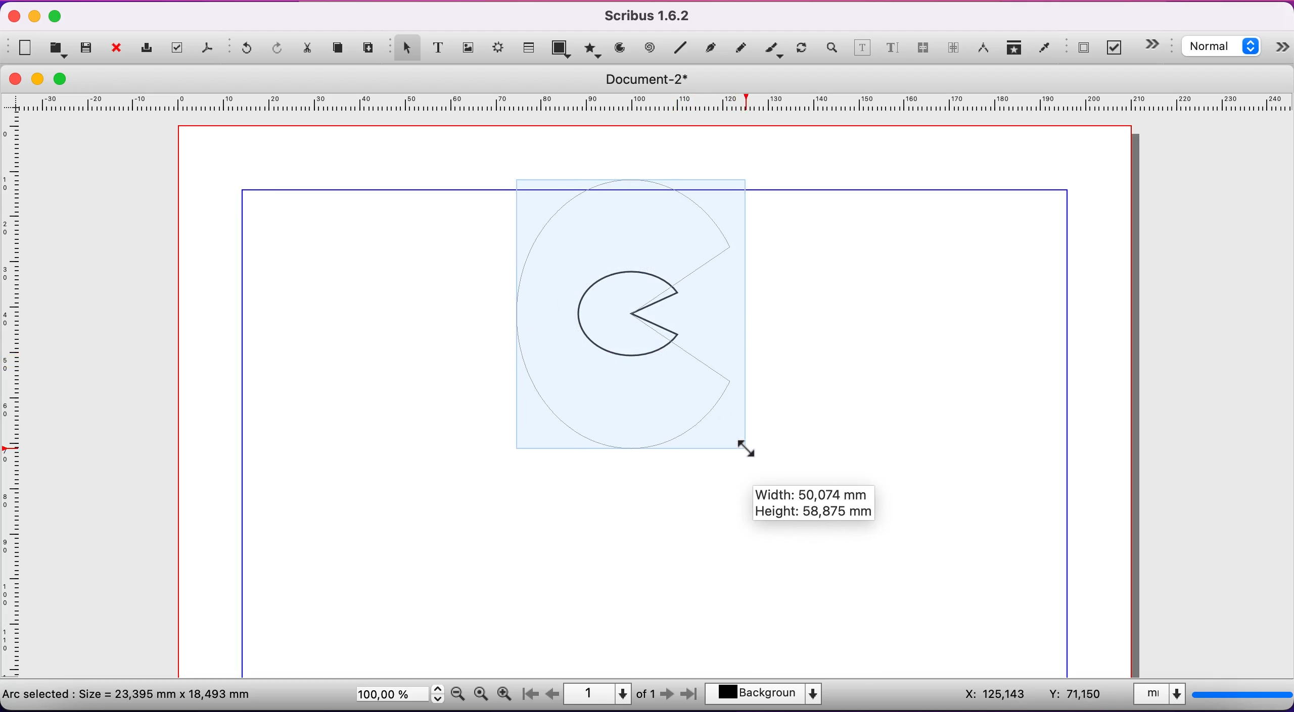 This screenshot has height=712, width=1294. Describe the element at coordinates (370, 48) in the screenshot. I see `paste` at that location.